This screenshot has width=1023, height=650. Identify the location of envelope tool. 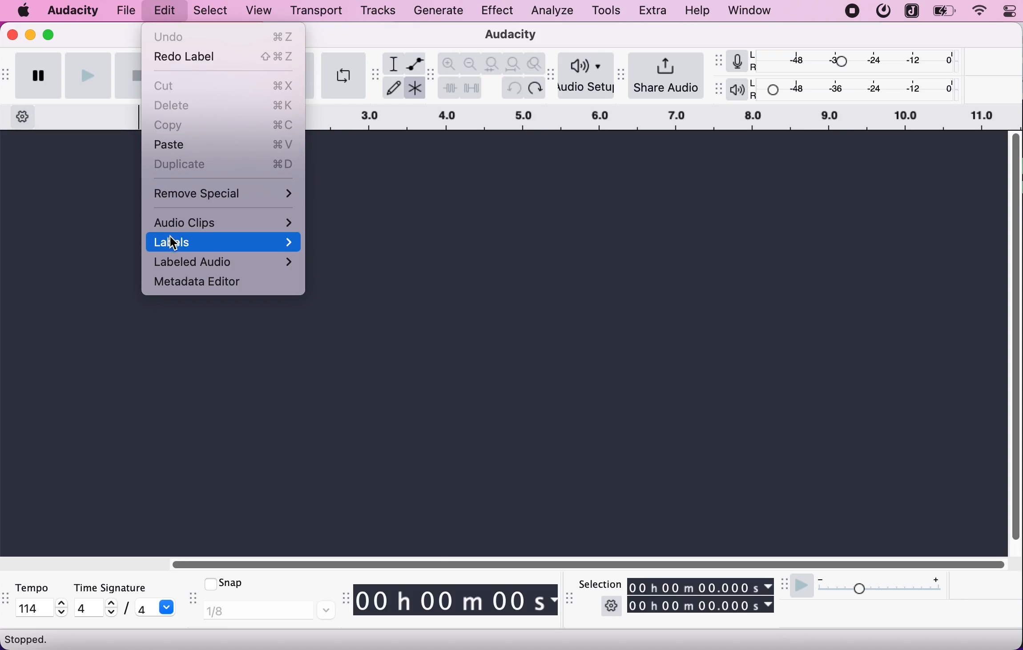
(414, 64).